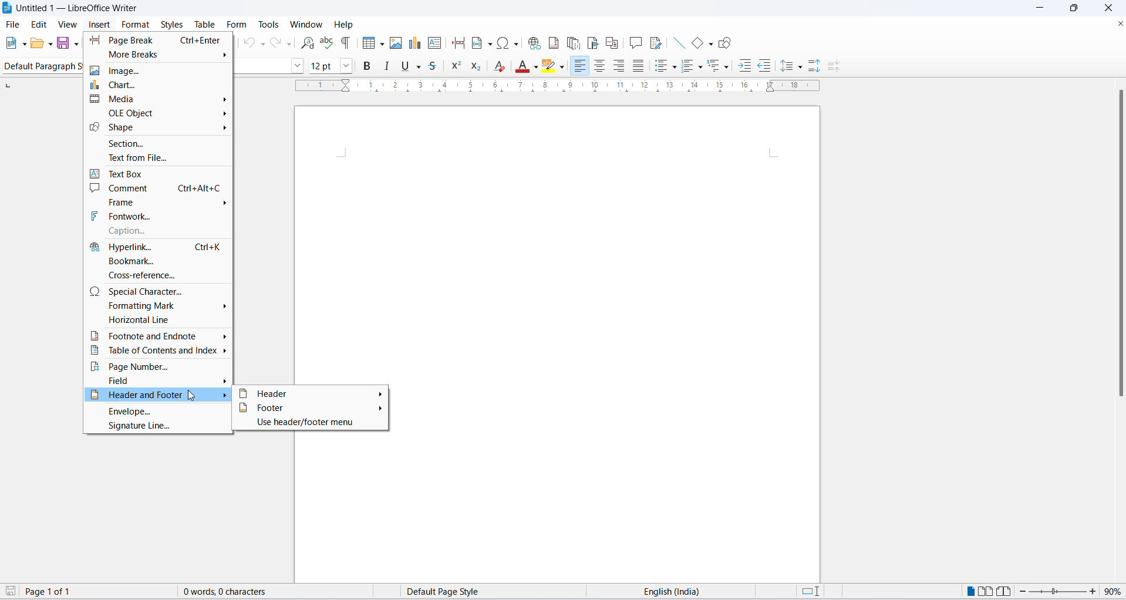 The image size is (1126, 600). What do you see at coordinates (810, 591) in the screenshot?
I see `standard selection` at bounding box center [810, 591].